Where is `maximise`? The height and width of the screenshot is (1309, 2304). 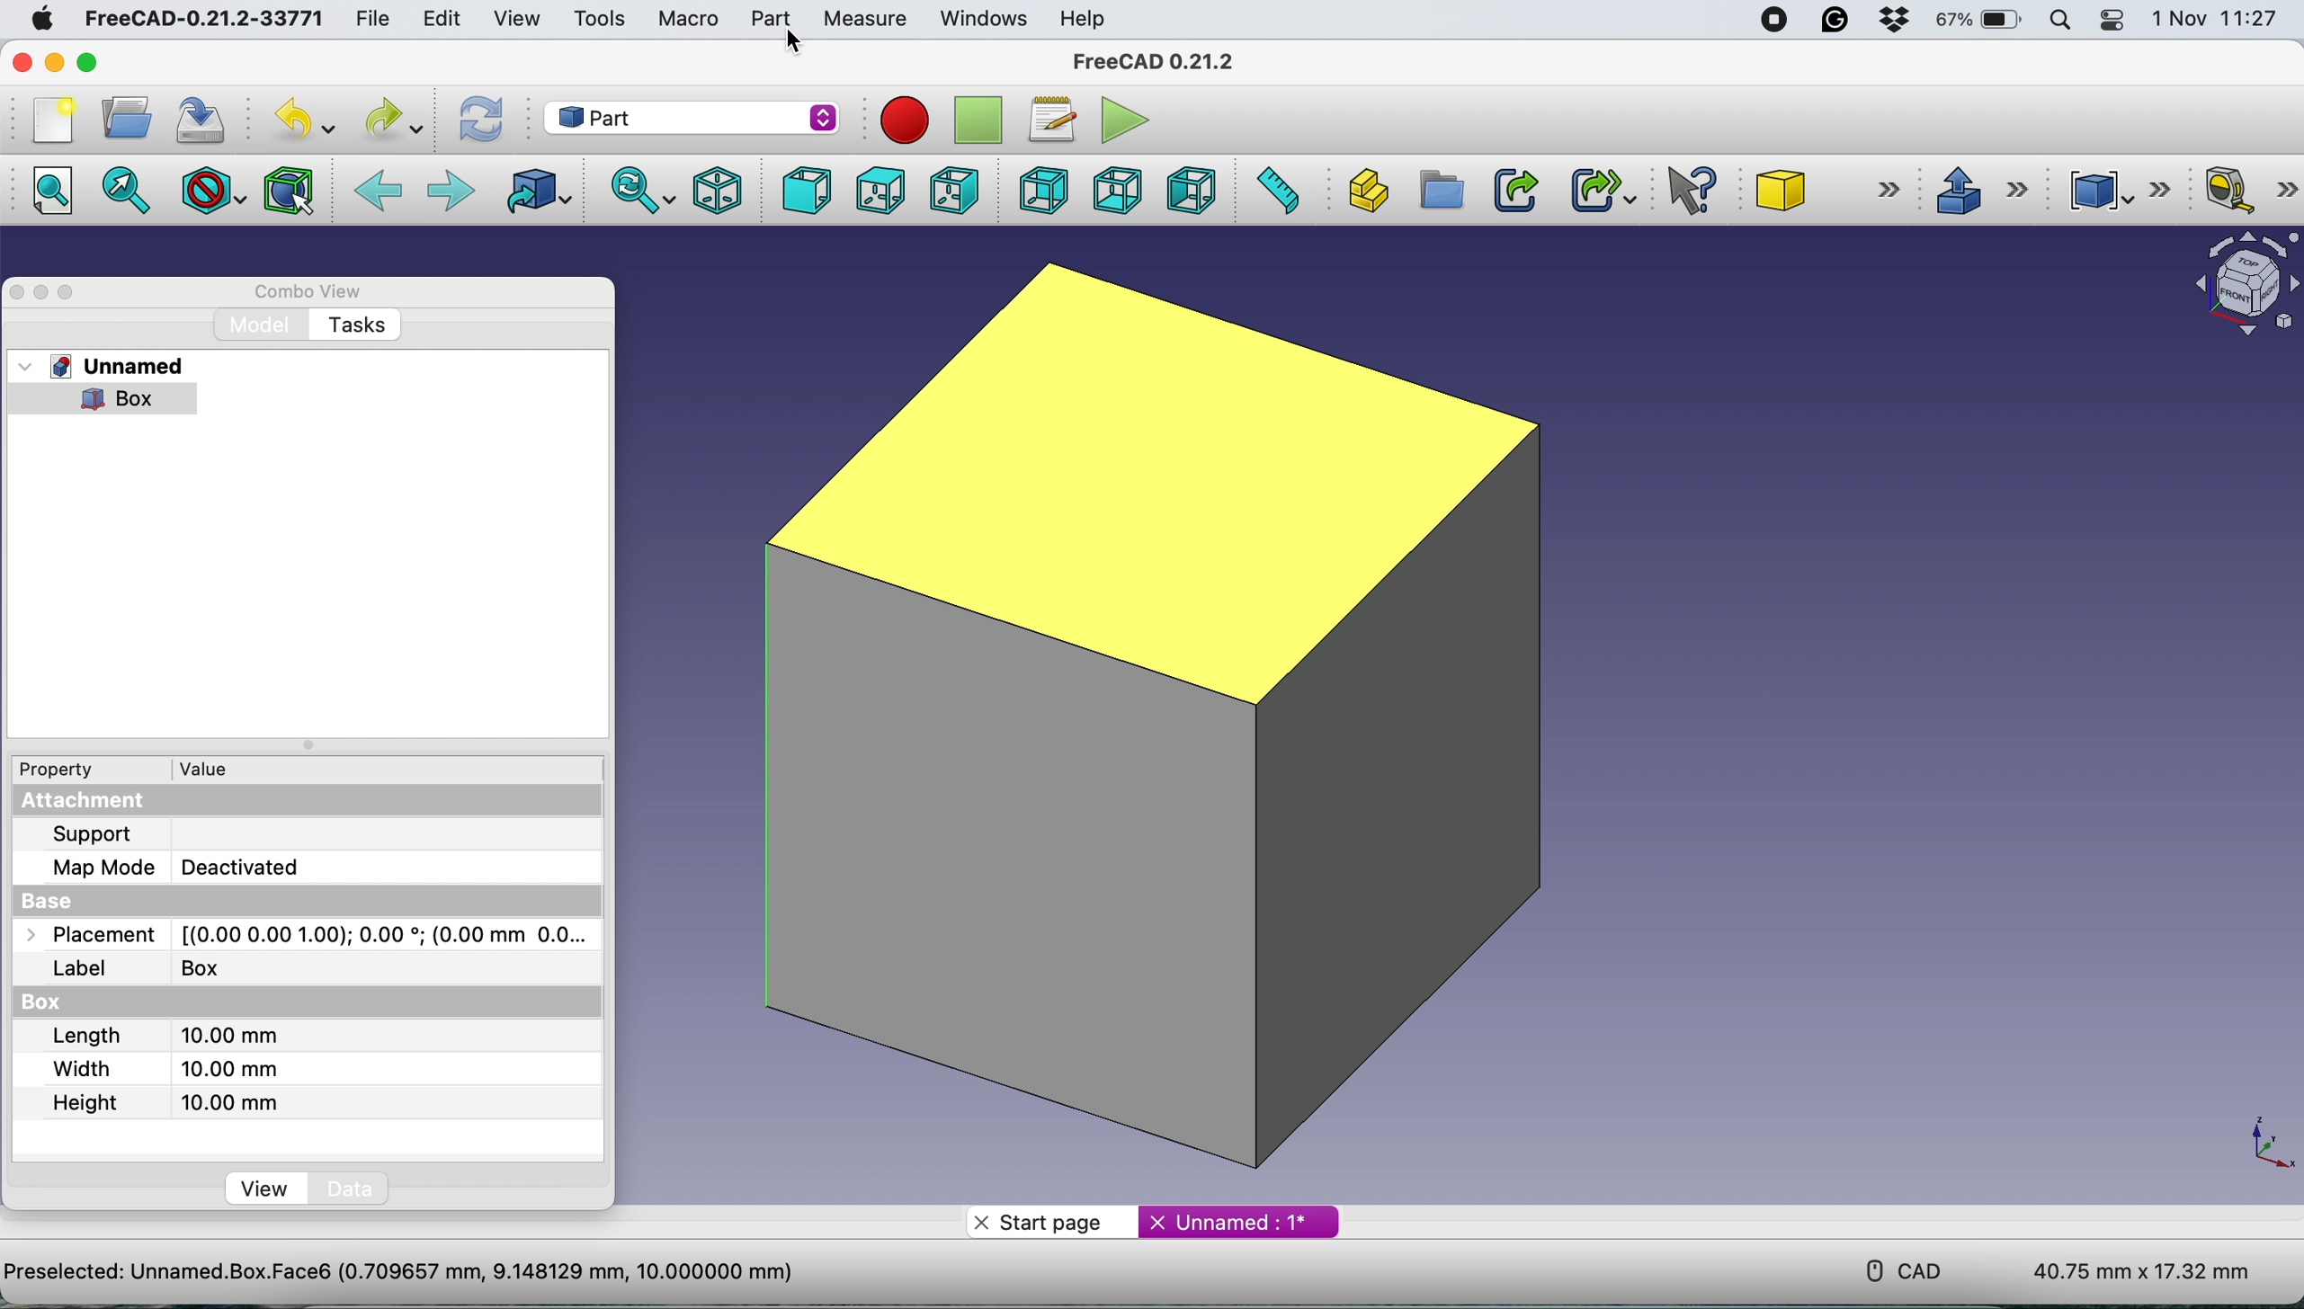
maximise is located at coordinates (83, 65).